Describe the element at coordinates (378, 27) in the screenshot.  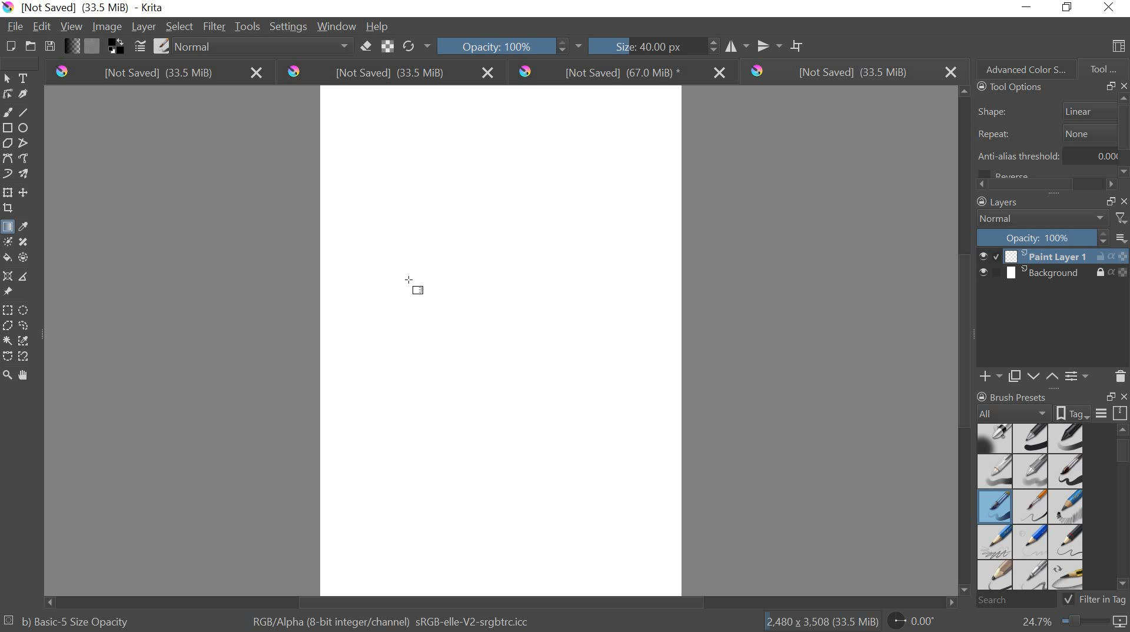
I see `HELP` at that location.